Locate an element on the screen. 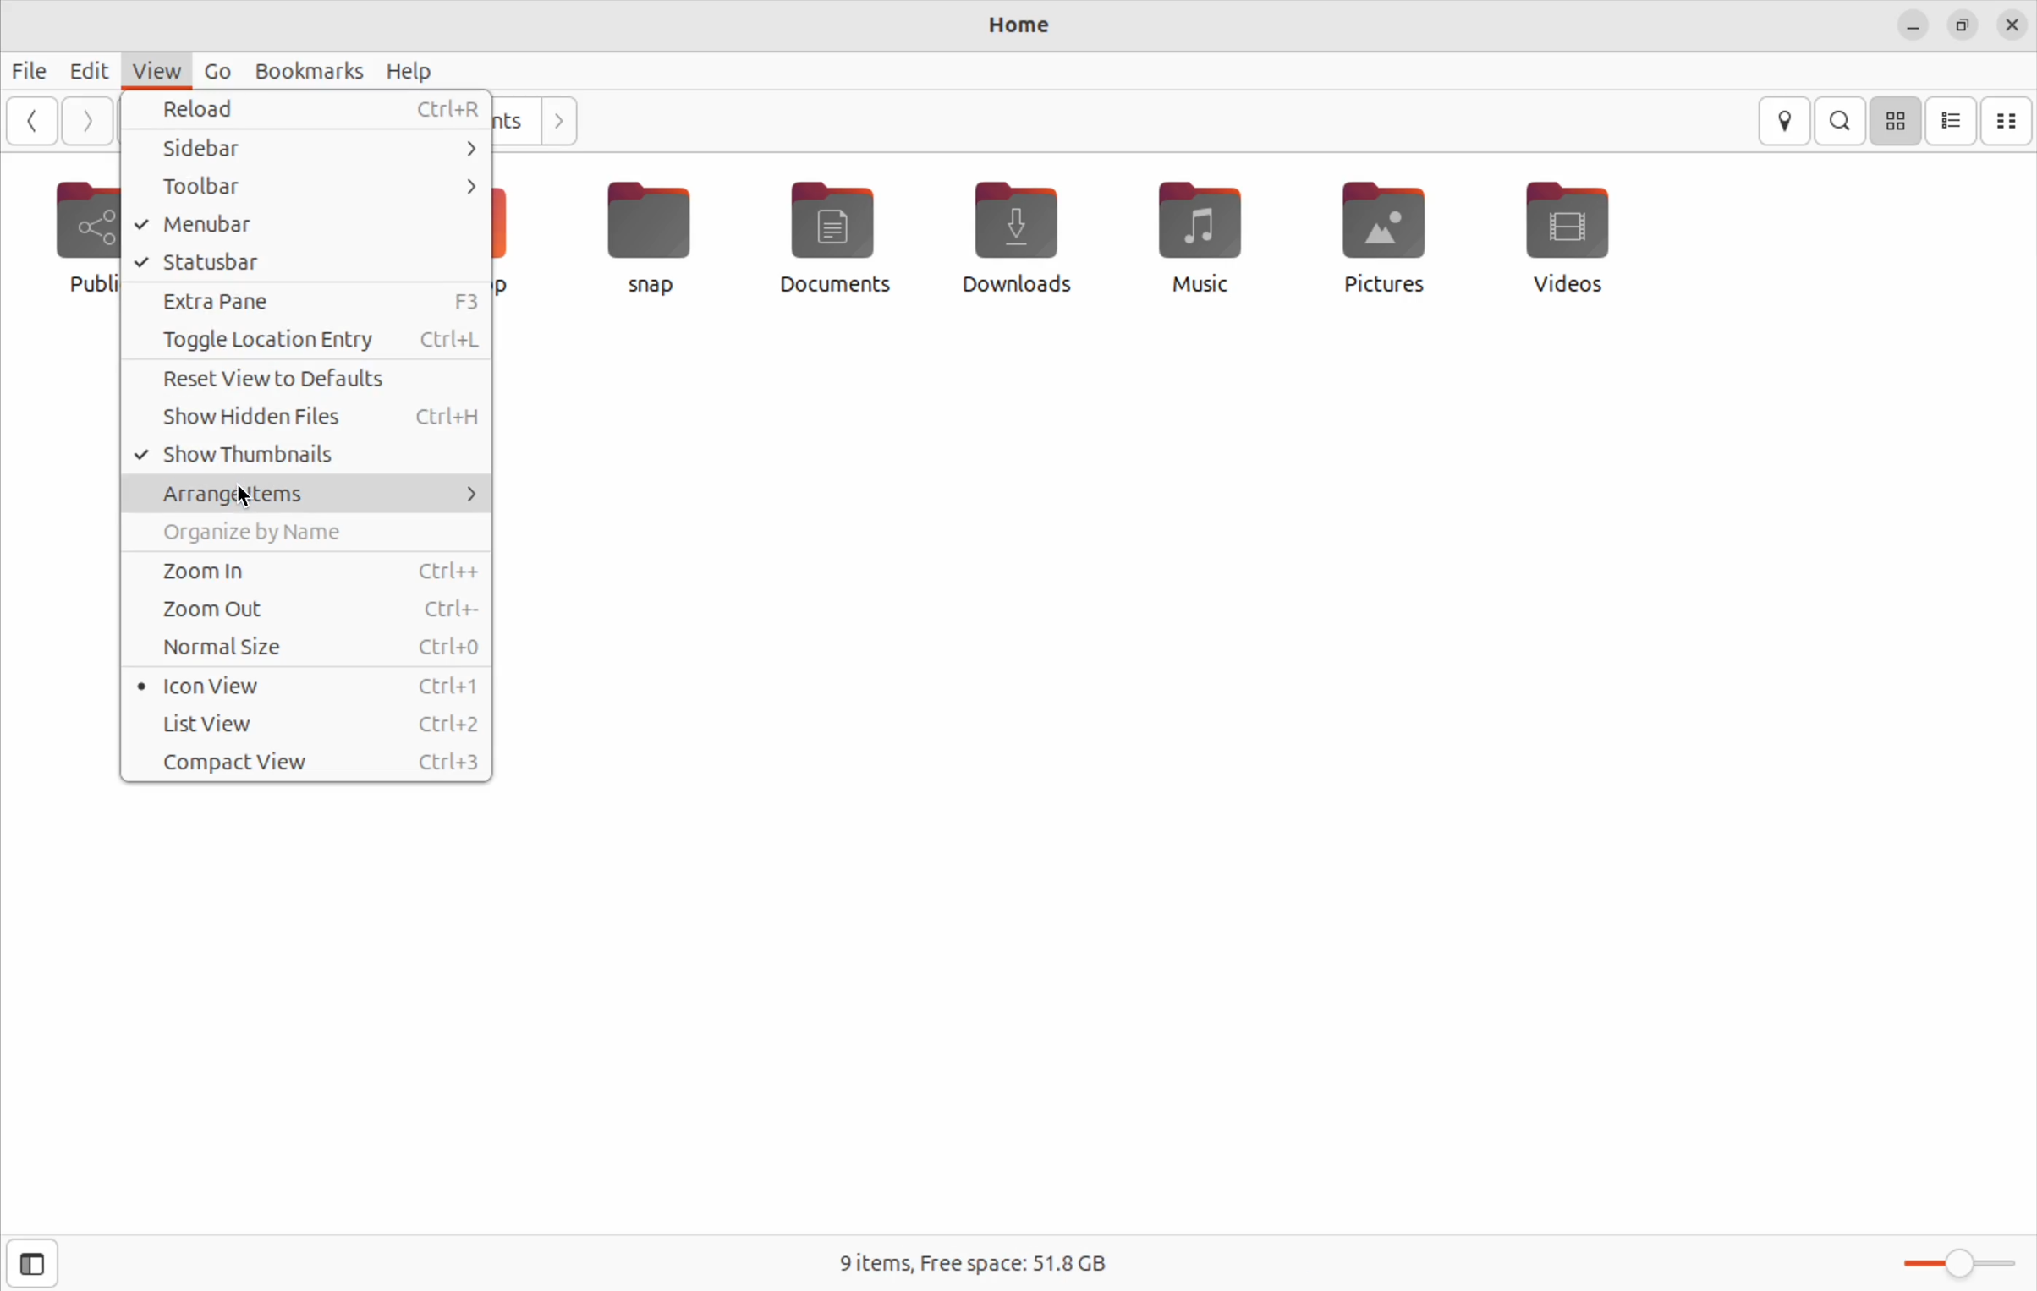 The image size is (2037, 1291). compact view is located at coordinates (309, 760).